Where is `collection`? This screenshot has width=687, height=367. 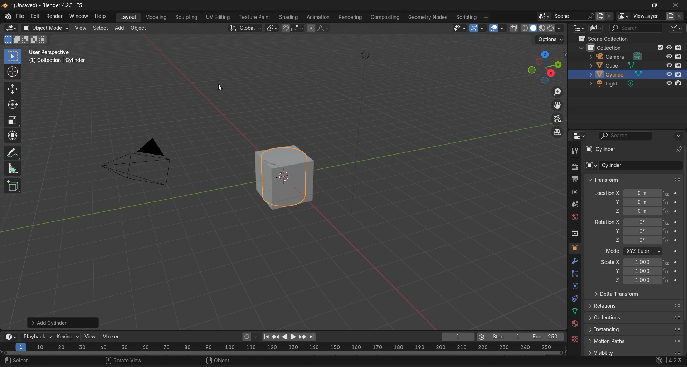
collection is located at coordinates (609, 47).